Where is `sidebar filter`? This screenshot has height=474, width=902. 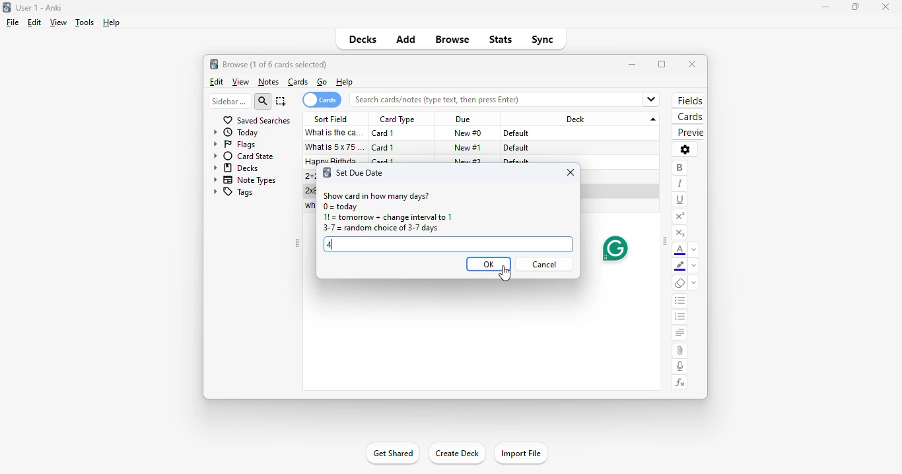
sidebar filter is located at coordinates (229, 101).